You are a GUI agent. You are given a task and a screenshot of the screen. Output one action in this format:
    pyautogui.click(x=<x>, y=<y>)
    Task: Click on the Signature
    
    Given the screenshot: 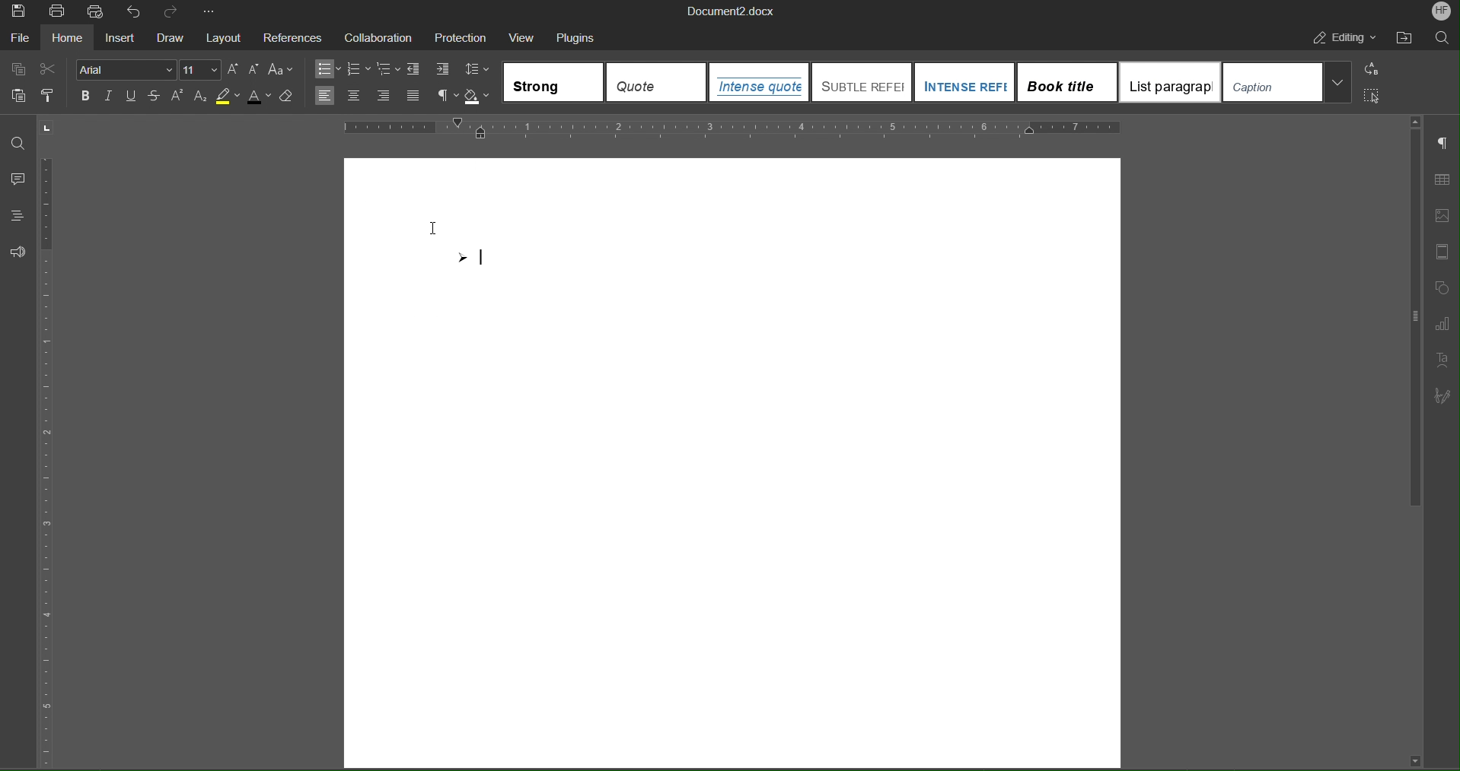 What is the action you would take?
    pyautogui.click(x=1440, y=395)
    